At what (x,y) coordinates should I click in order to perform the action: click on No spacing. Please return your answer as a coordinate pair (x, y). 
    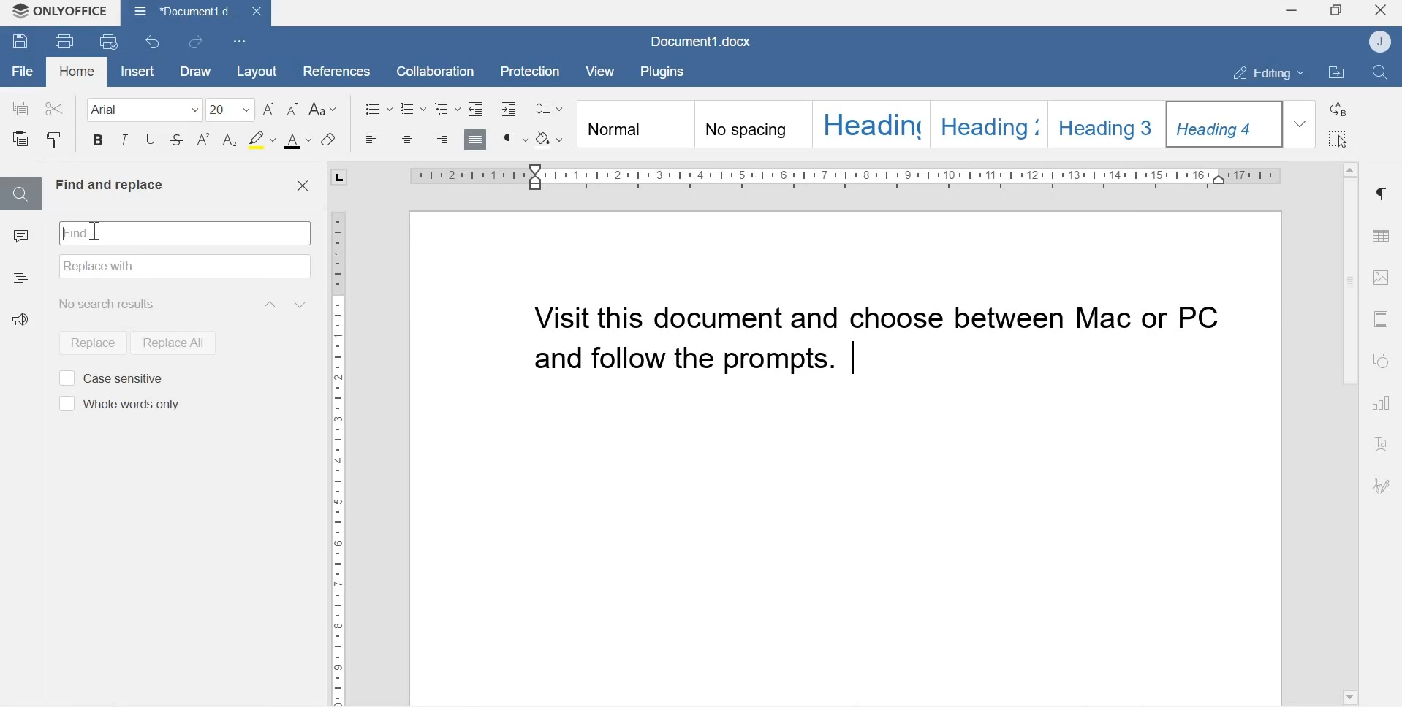
    Looking at the image, I should click on (753, 126).